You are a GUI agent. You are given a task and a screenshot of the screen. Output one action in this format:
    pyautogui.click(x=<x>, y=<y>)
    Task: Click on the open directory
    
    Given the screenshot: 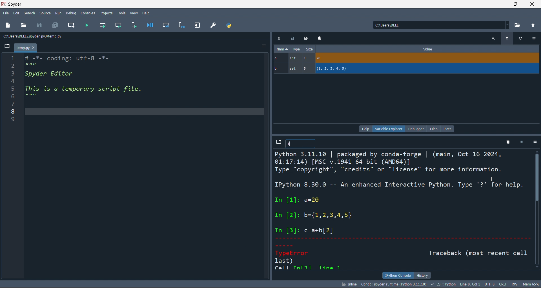 What is the action you would take?
    pyautogui.click(x=518, y=25)
    